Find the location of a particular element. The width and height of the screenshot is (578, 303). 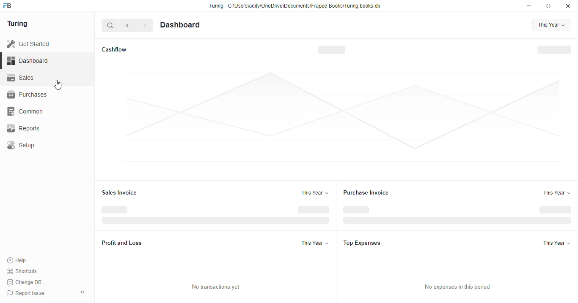

No expenses in this period is located at coordinates (460, 286).